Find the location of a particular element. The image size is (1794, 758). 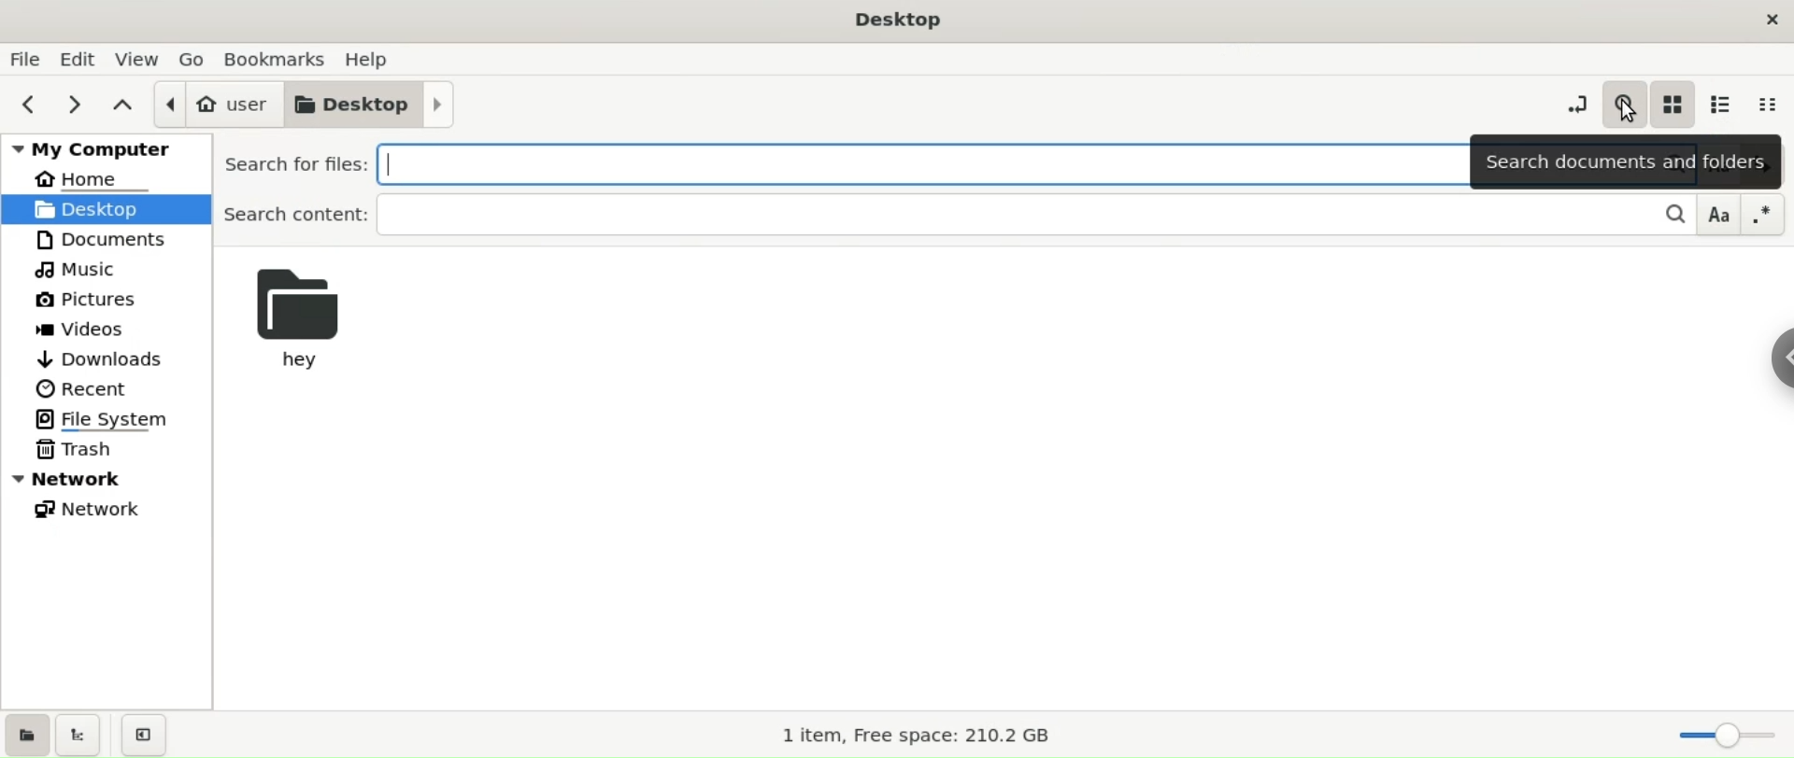

view is located at coordinates (135, 59).